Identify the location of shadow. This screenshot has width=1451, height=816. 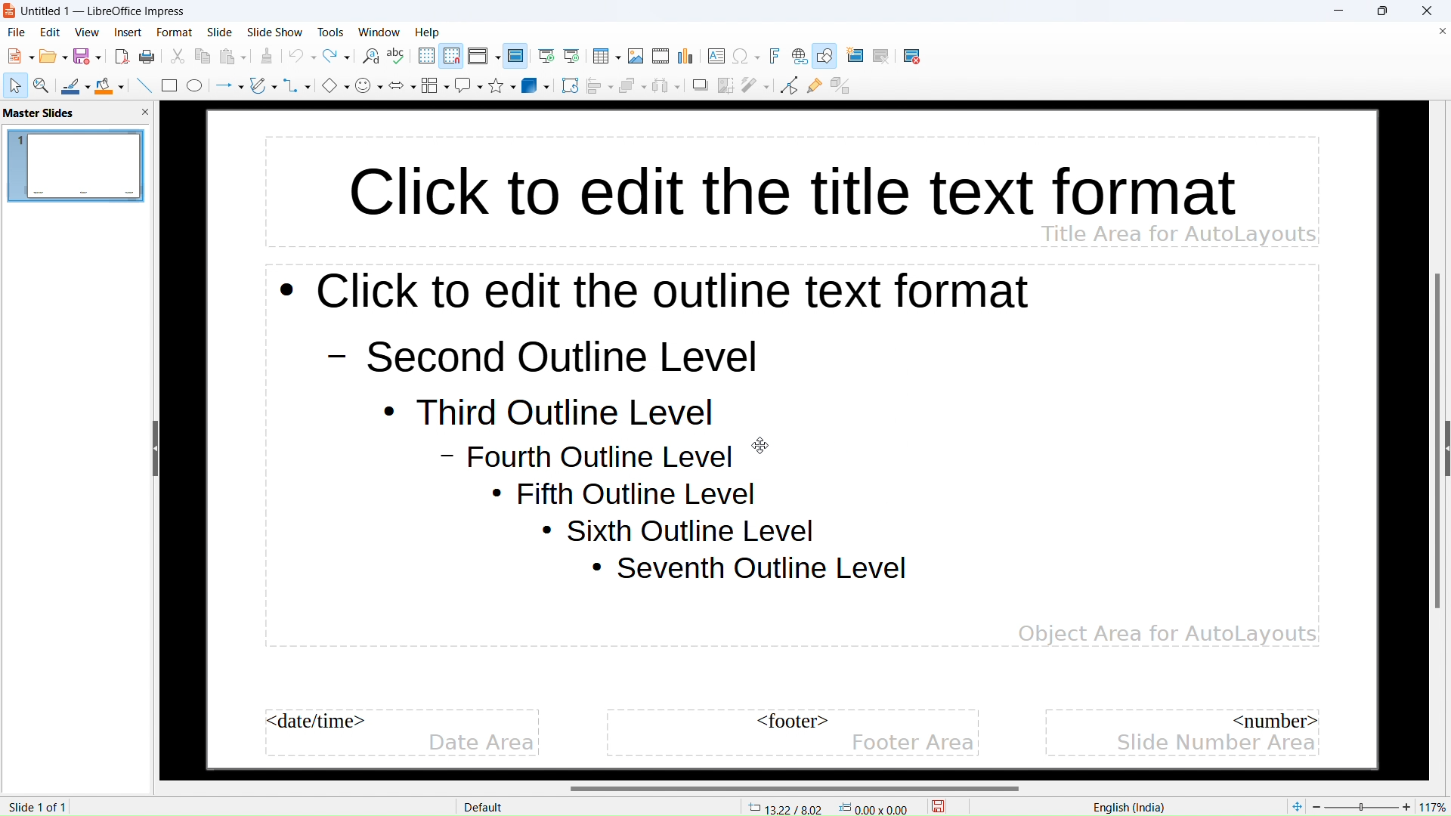
(701, 85).